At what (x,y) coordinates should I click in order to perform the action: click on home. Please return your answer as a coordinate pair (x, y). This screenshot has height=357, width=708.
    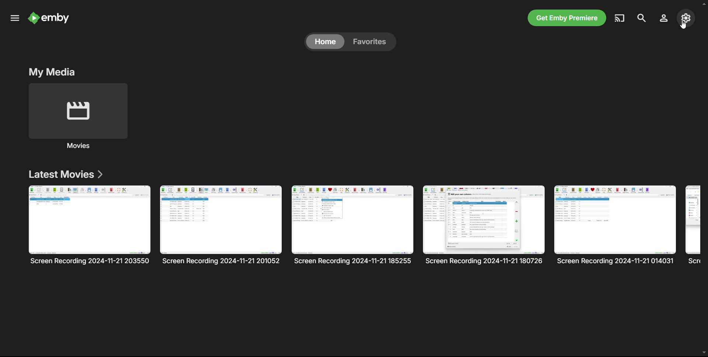
    Looking at the image, I should click on (325, 41).